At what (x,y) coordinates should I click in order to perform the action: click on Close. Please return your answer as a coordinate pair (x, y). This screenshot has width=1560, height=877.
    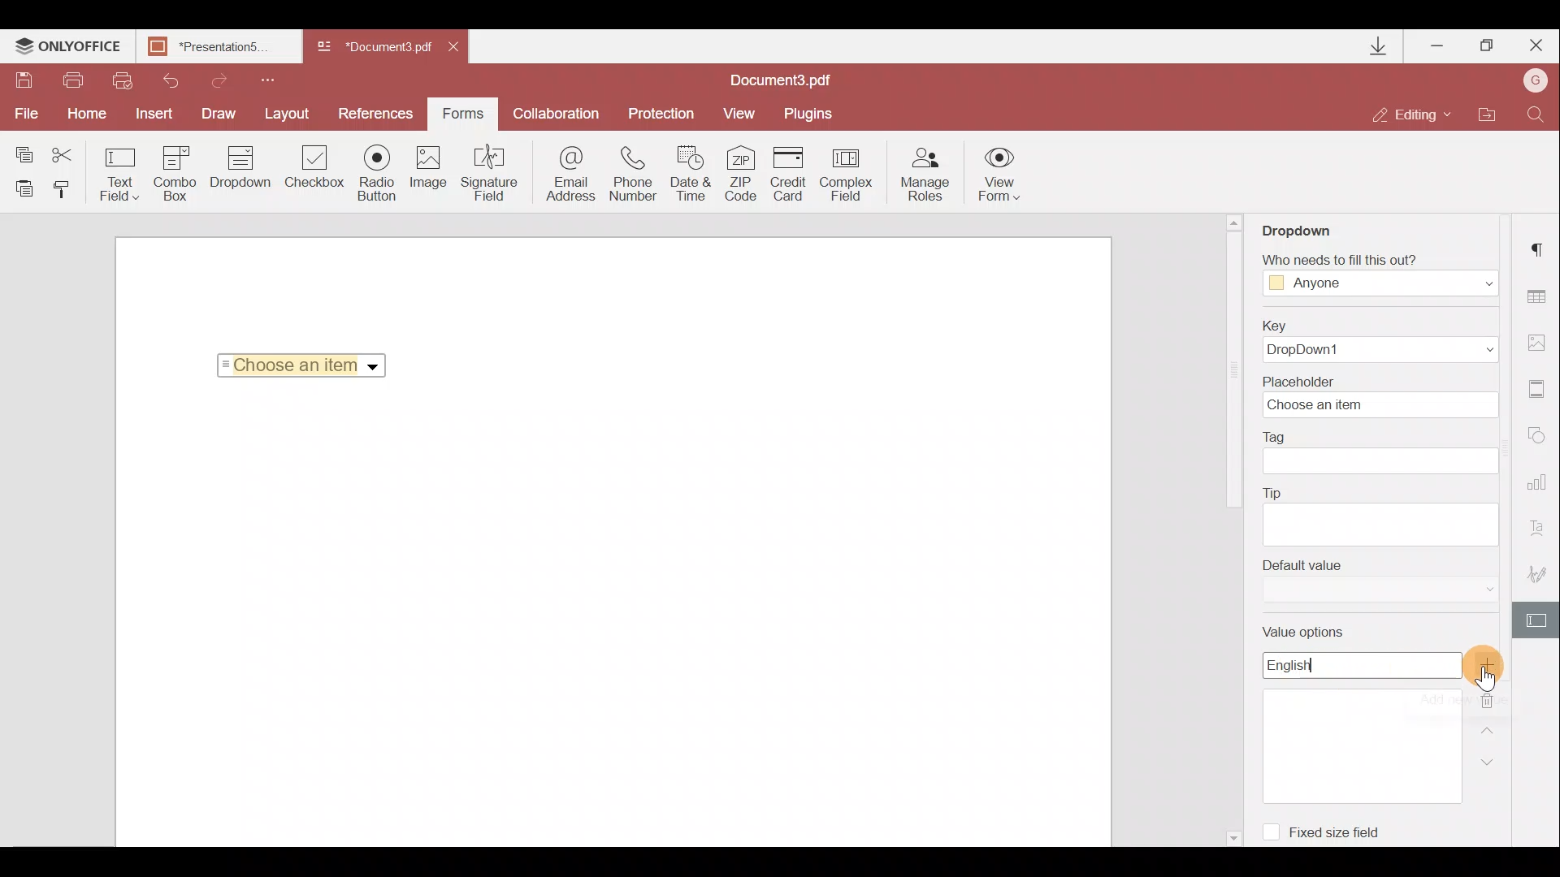
    Looking at the image, I should click on (1535, 42).